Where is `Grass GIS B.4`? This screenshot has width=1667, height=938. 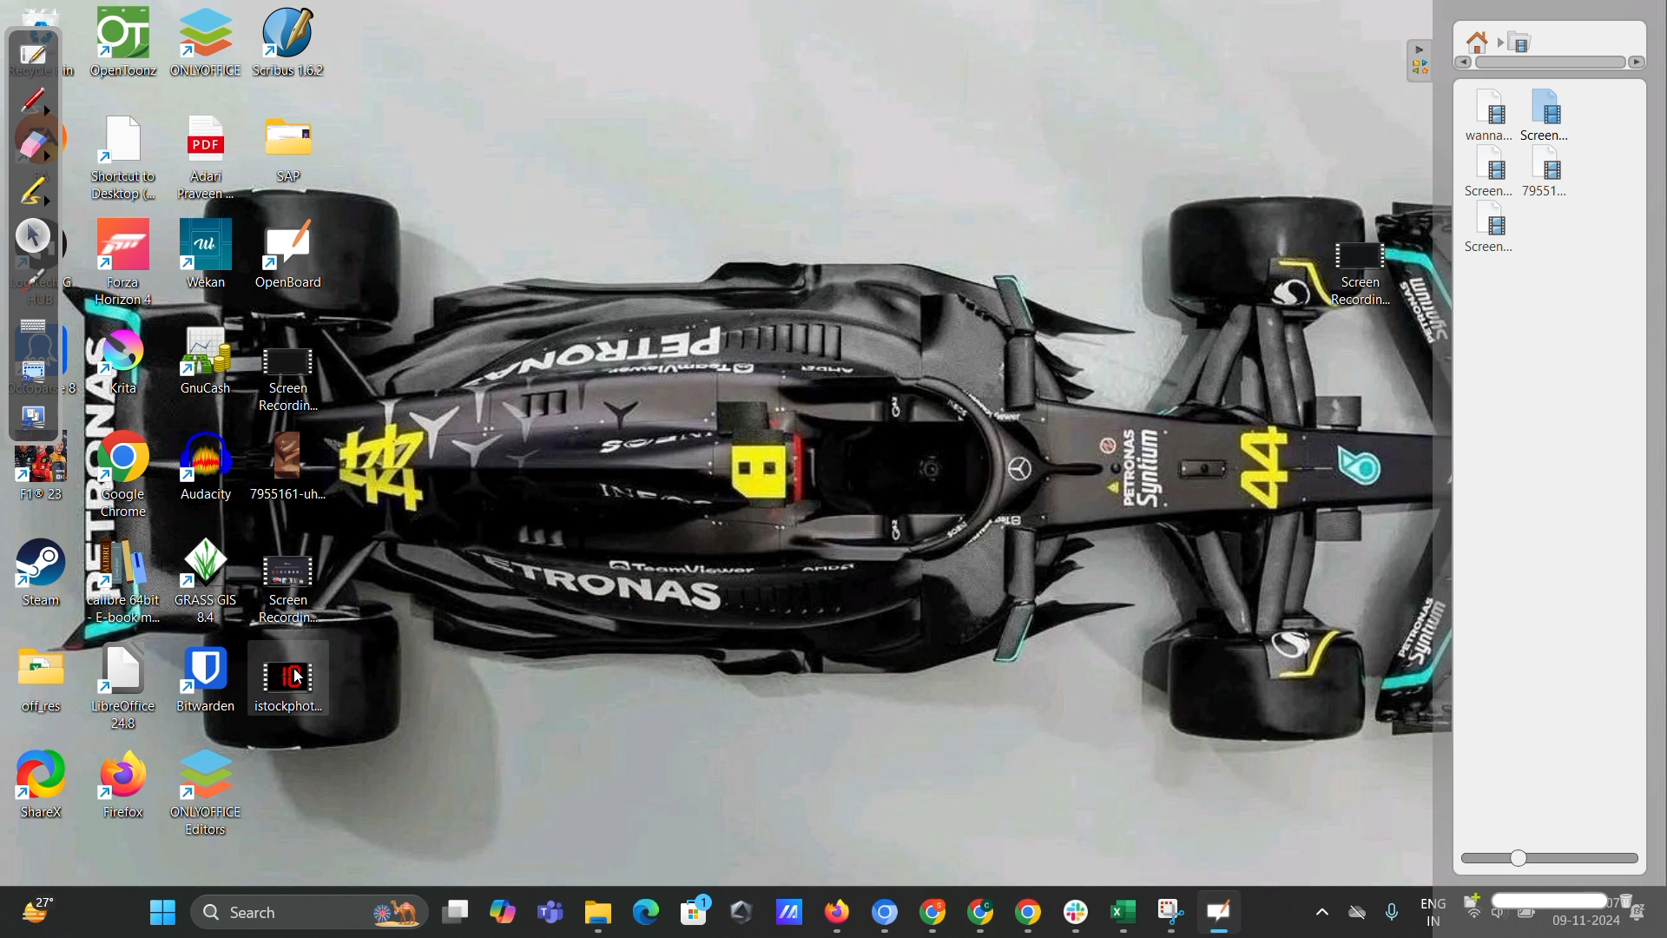
Grass GIS B.4 is located at coordinates (207, 579).